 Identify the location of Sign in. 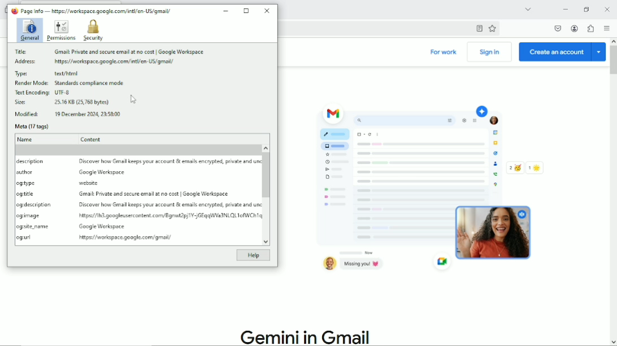
(491, 52).